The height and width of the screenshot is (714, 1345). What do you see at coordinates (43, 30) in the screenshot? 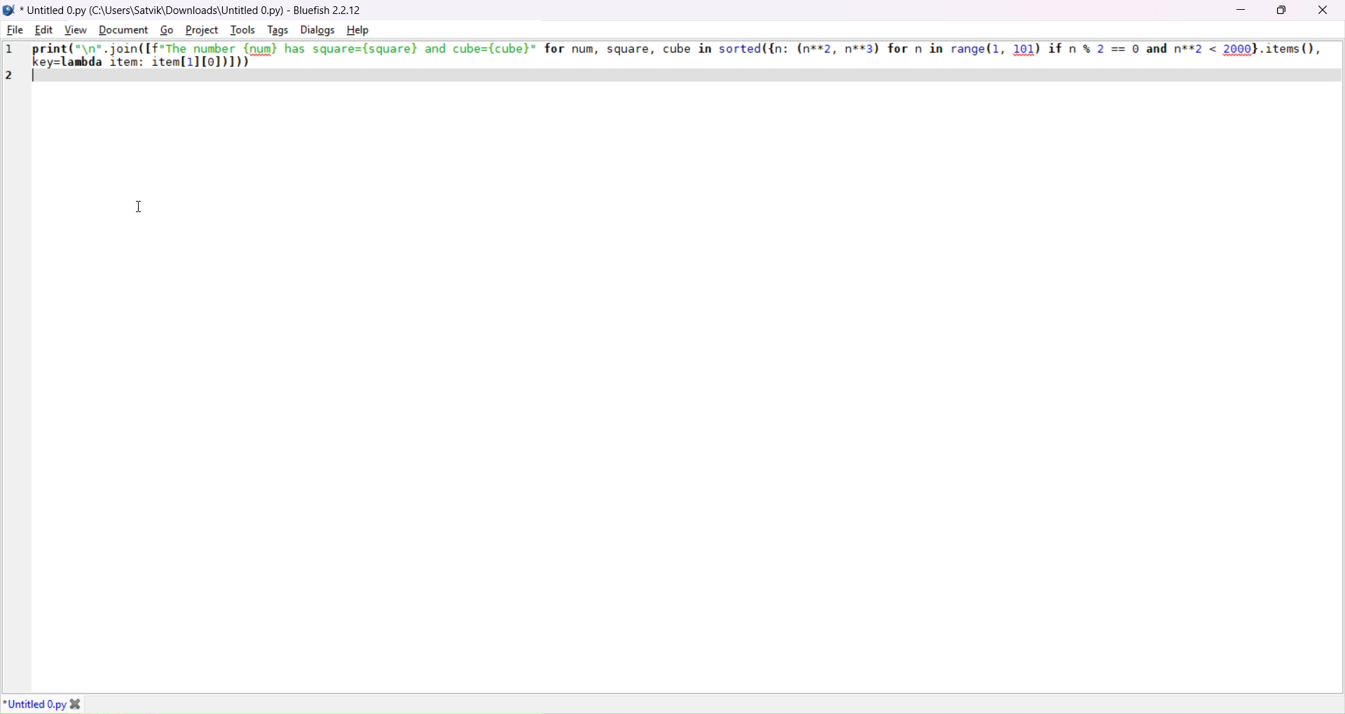
I see `edit` at bounding box center [43, 30].